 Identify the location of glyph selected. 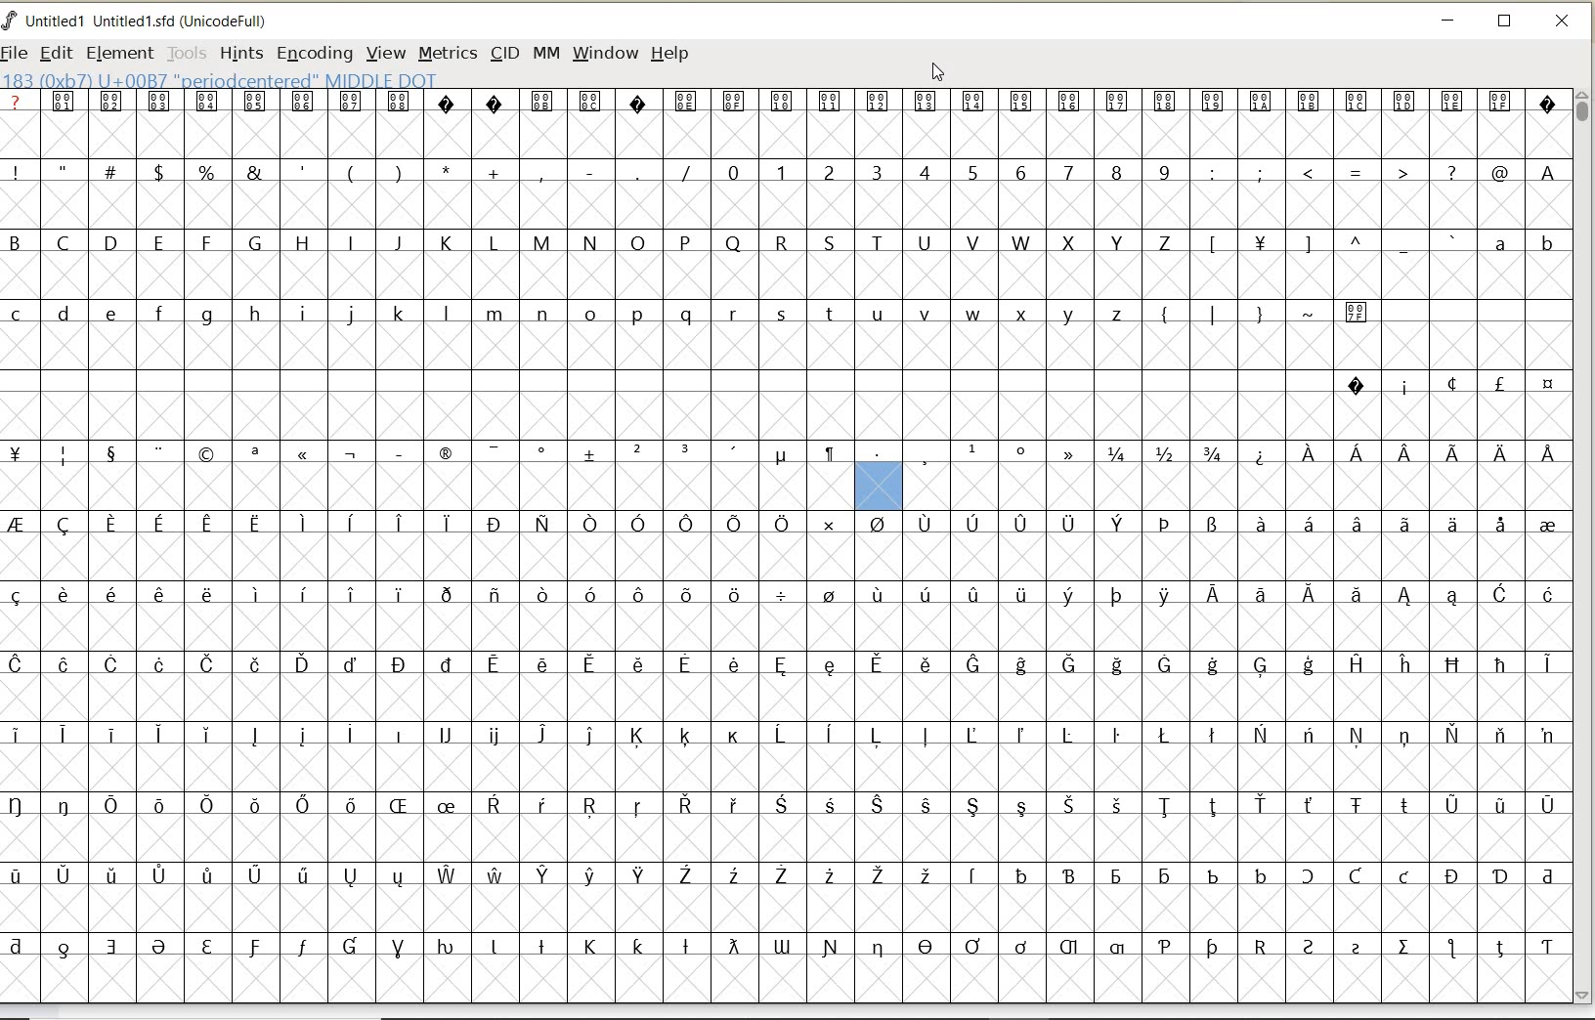
(878, 486).